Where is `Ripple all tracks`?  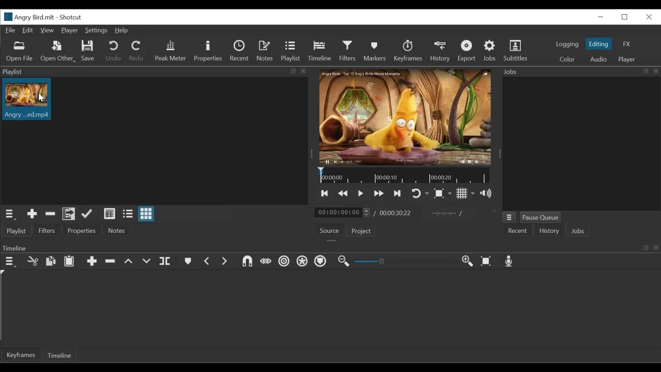 Ripple all tracks is located at coordinates (302, 261).